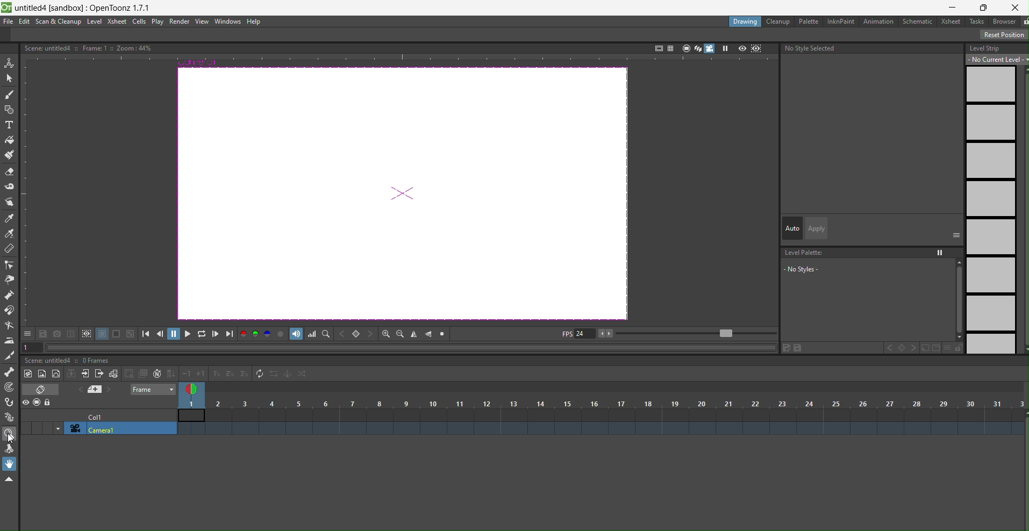 Image resolution: width=1029 pixels, height=531 pixels. What do you see at coordinates (11, 480) in the screenshot?
I see `hide toolbar` at bounding box center [11, 480].